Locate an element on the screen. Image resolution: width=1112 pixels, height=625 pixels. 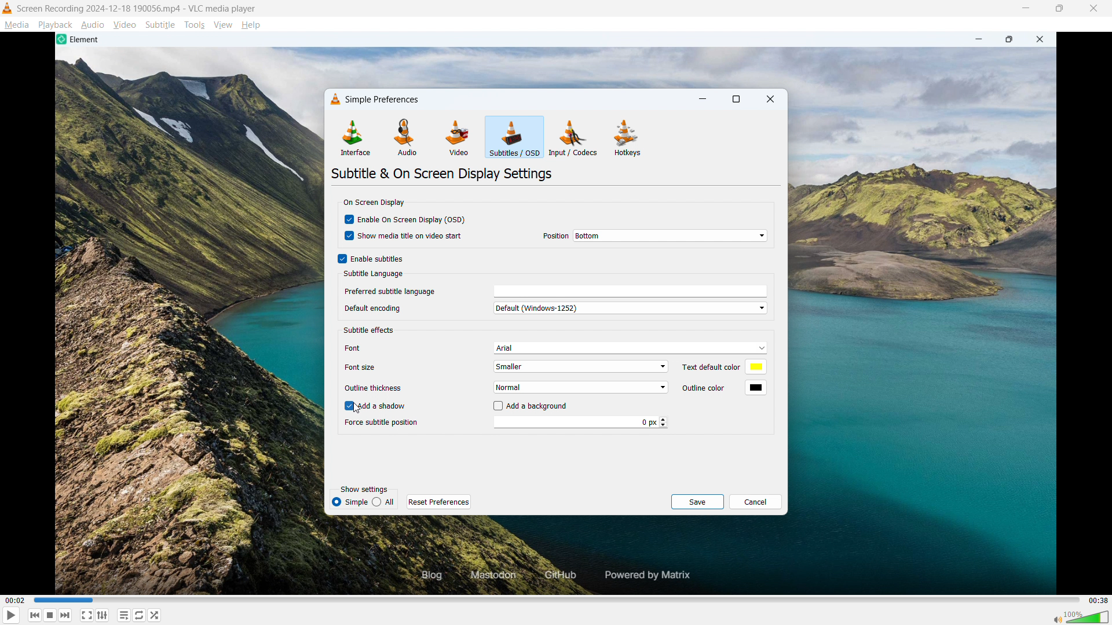
cancel is located at coordinates (756, 502).